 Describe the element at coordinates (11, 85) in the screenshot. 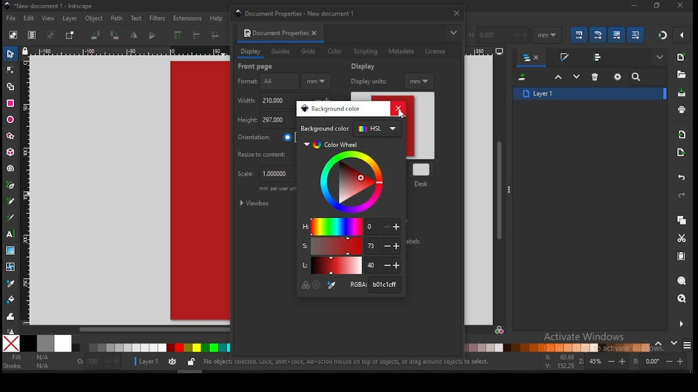

I see `shape builder tool` at that location.